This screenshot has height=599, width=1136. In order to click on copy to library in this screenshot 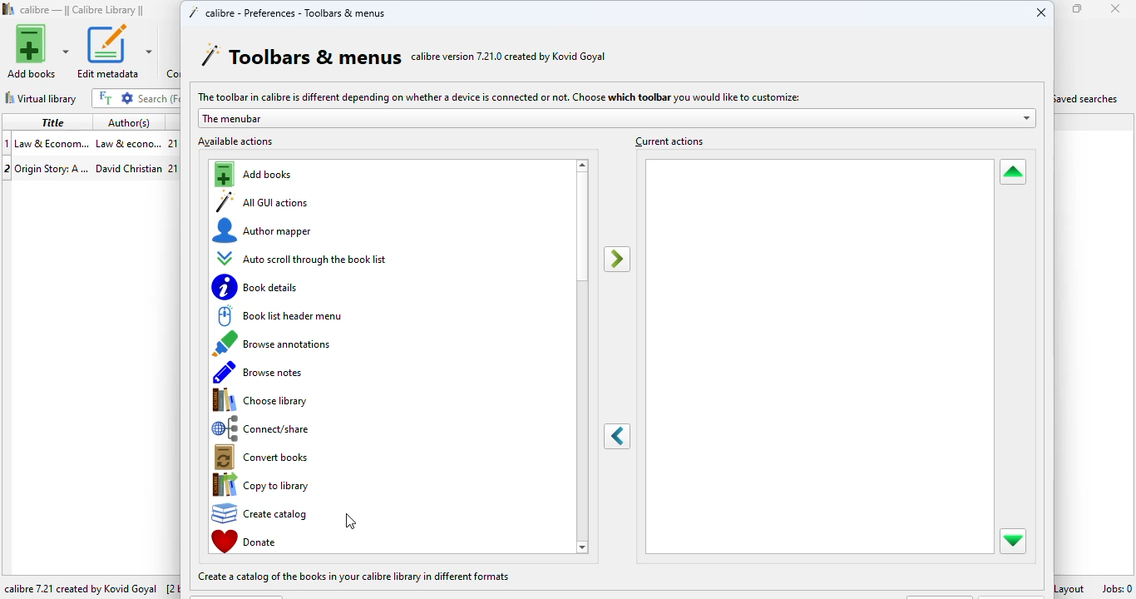, I will do `click(263, 485)`.